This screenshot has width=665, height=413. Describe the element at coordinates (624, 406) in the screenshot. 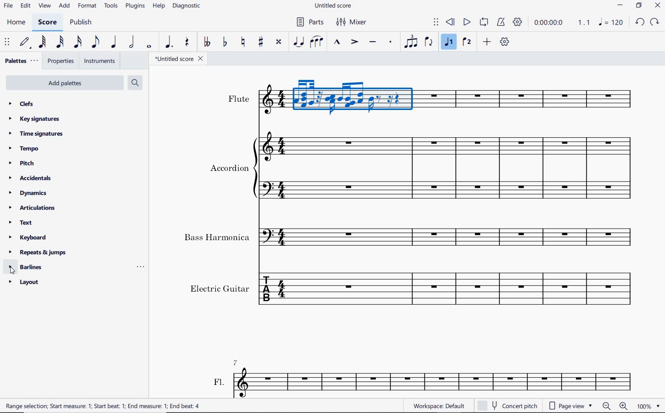

I see `ZOOM IN` at that location.